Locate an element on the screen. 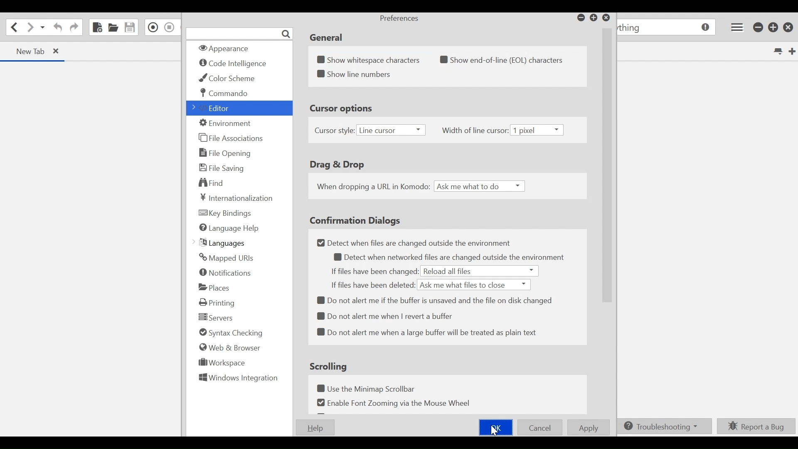 This screenshot has width=798, height=449. When dropping a URL in Komodo: is located at coordinates (372, 187).